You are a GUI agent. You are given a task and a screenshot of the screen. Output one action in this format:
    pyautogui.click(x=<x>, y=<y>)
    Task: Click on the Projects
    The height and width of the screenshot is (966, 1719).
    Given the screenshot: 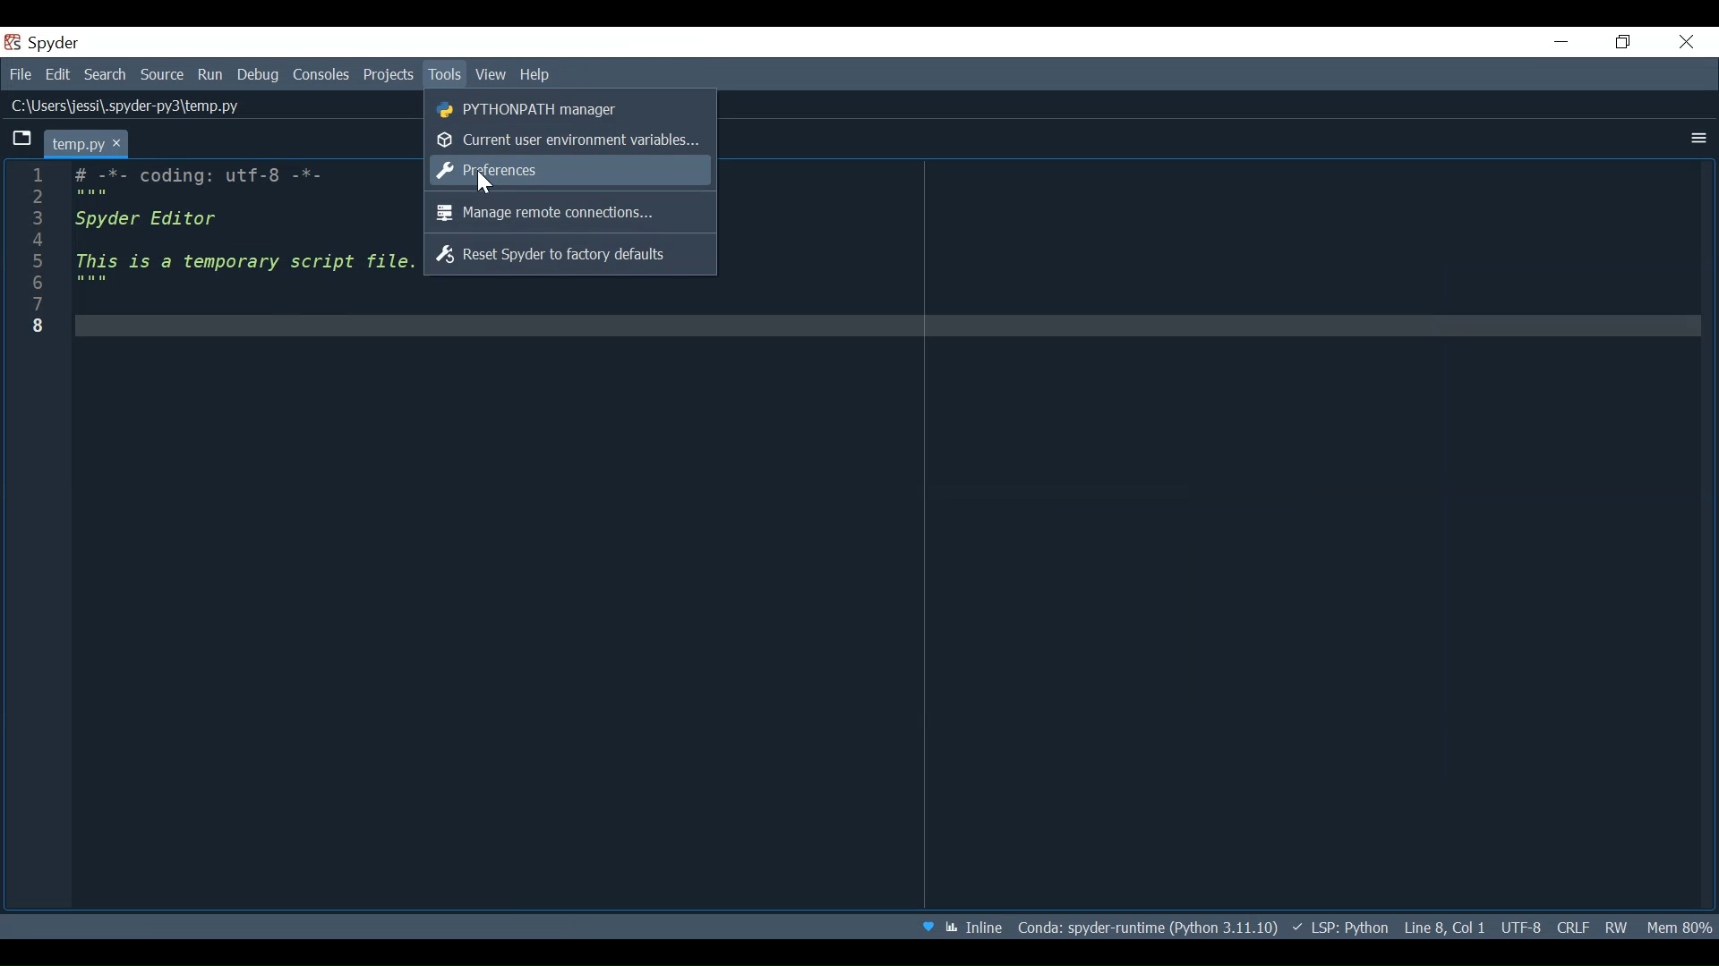 What is the action you would take?
    pyautogui.click(x=391, y=74)
    